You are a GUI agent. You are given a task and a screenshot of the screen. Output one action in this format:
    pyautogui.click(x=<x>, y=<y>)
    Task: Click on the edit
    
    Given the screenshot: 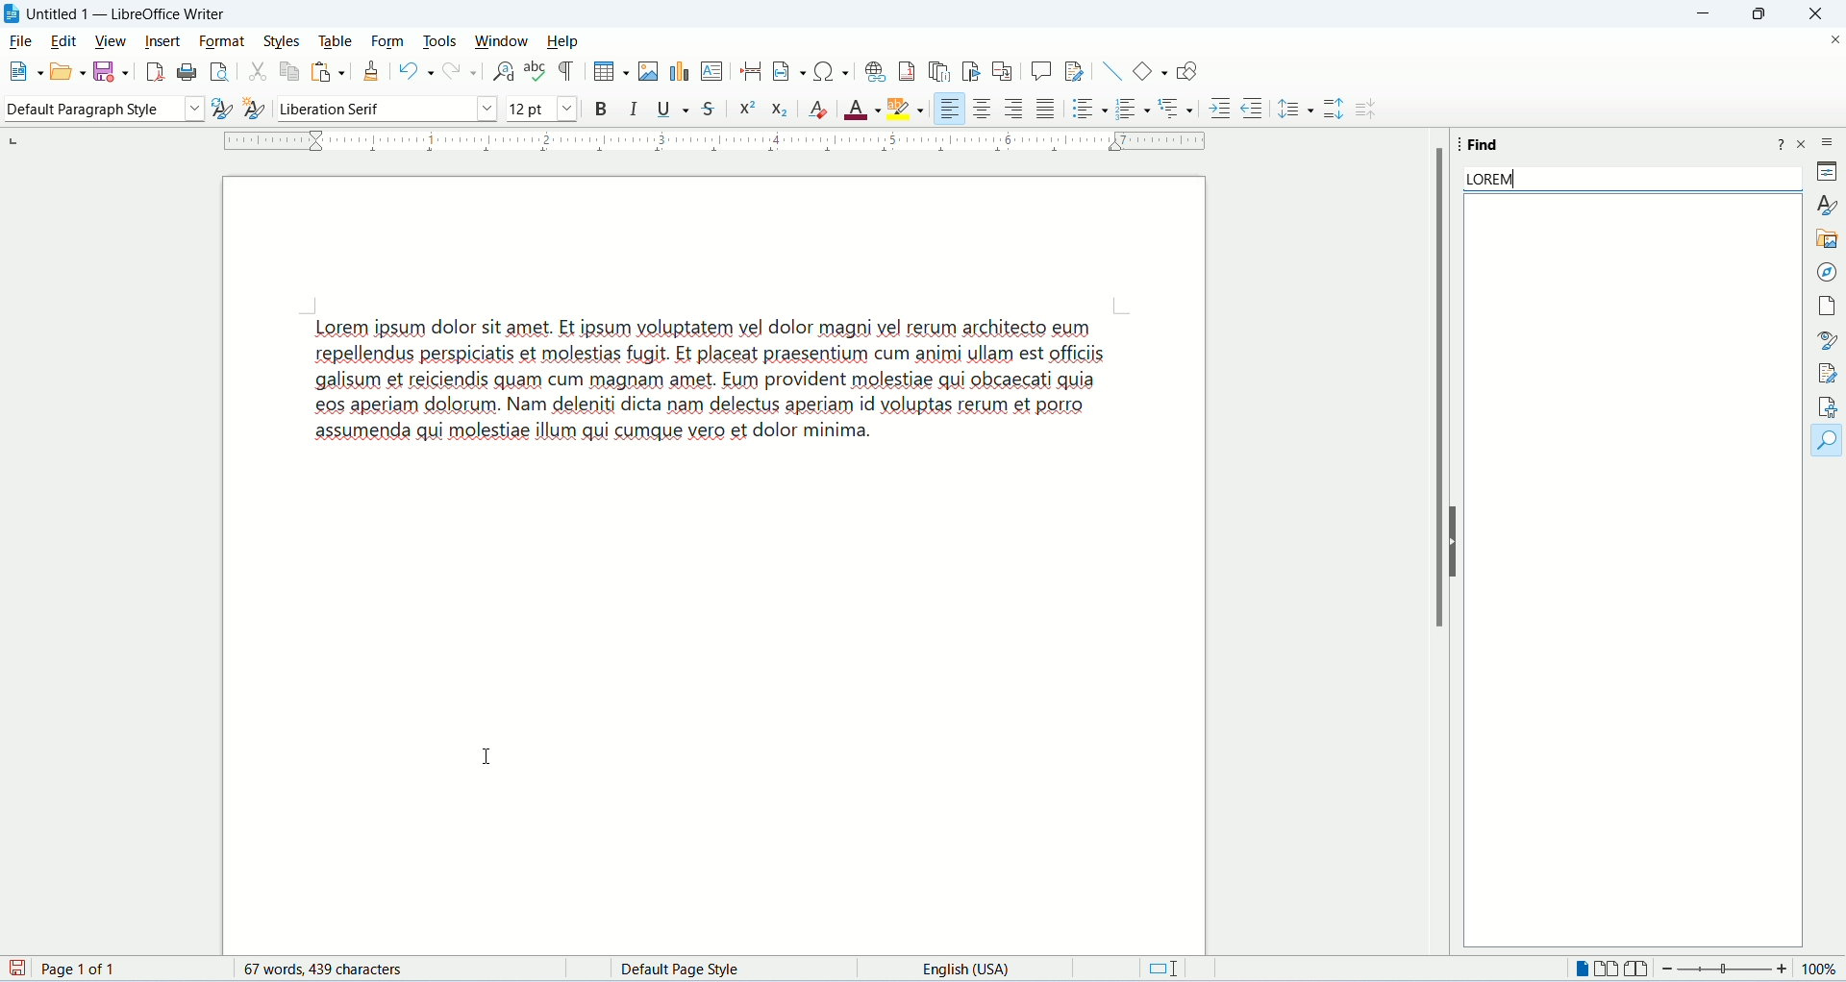 What is the action you would take?
    pyautogui.click(x=62, y=41)
    